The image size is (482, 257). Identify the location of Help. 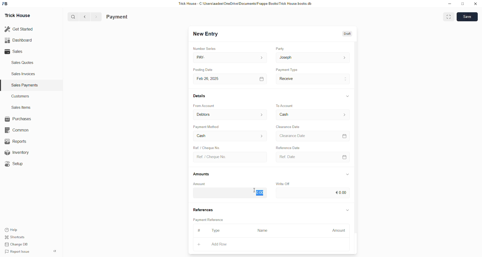
(12, 228).